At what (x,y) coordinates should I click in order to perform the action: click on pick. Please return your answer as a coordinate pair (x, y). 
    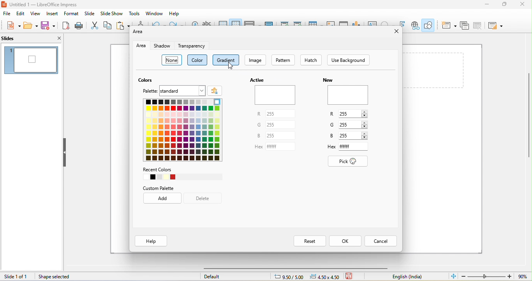
    Looking at the image, I should click on (352, 162).